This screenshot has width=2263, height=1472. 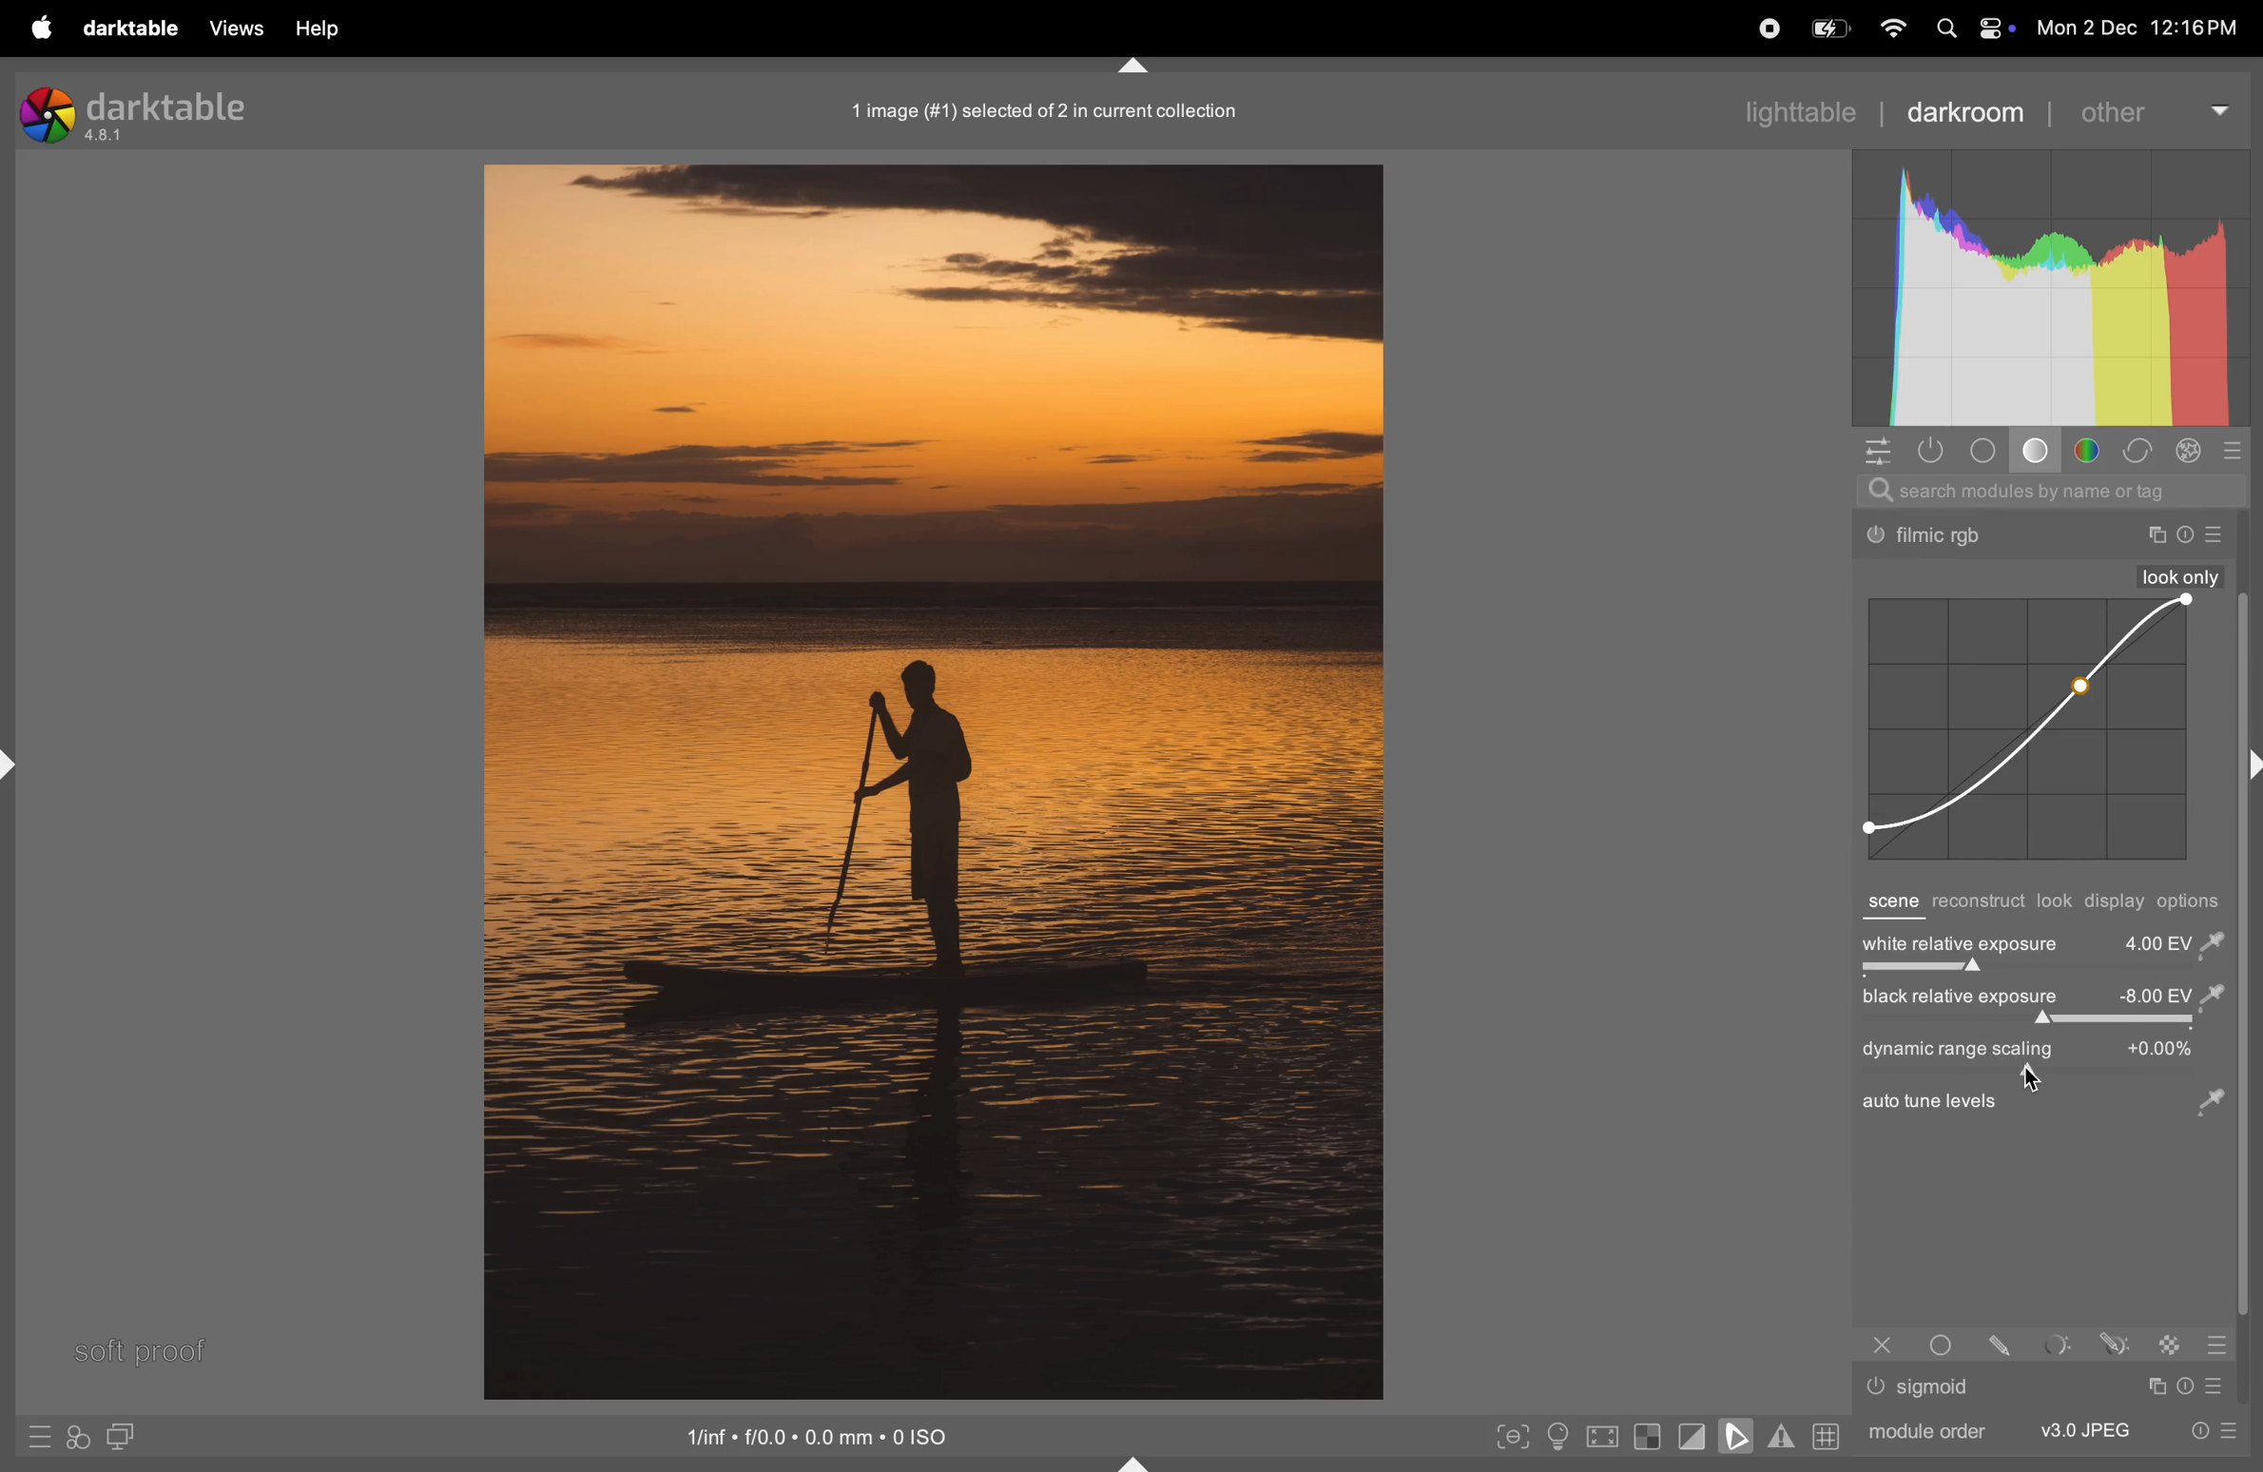 What do you see at coordinates (1934, 450) in the screenshot?
I see `show active modules only` at bounding box center [1934, 450].